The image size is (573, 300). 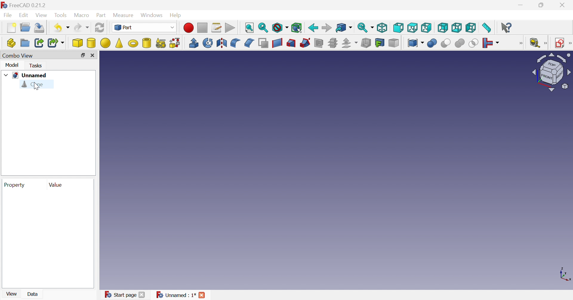 What do you see at coordinates (81, 28) in the screenshot?
I see `Redo` at bounding box center [81, 28].